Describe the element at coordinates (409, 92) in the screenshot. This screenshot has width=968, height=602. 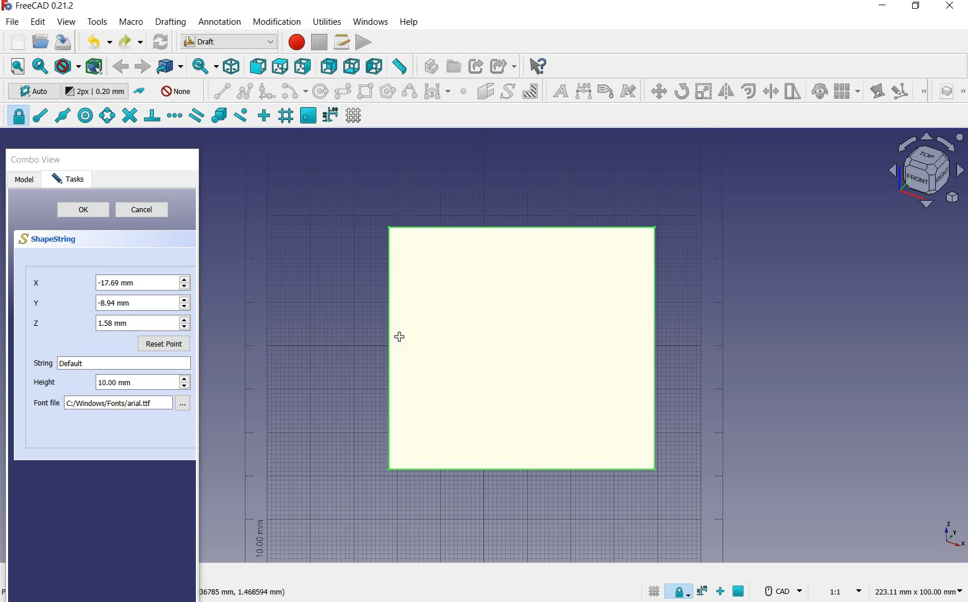
I see `b-spline` at that location.